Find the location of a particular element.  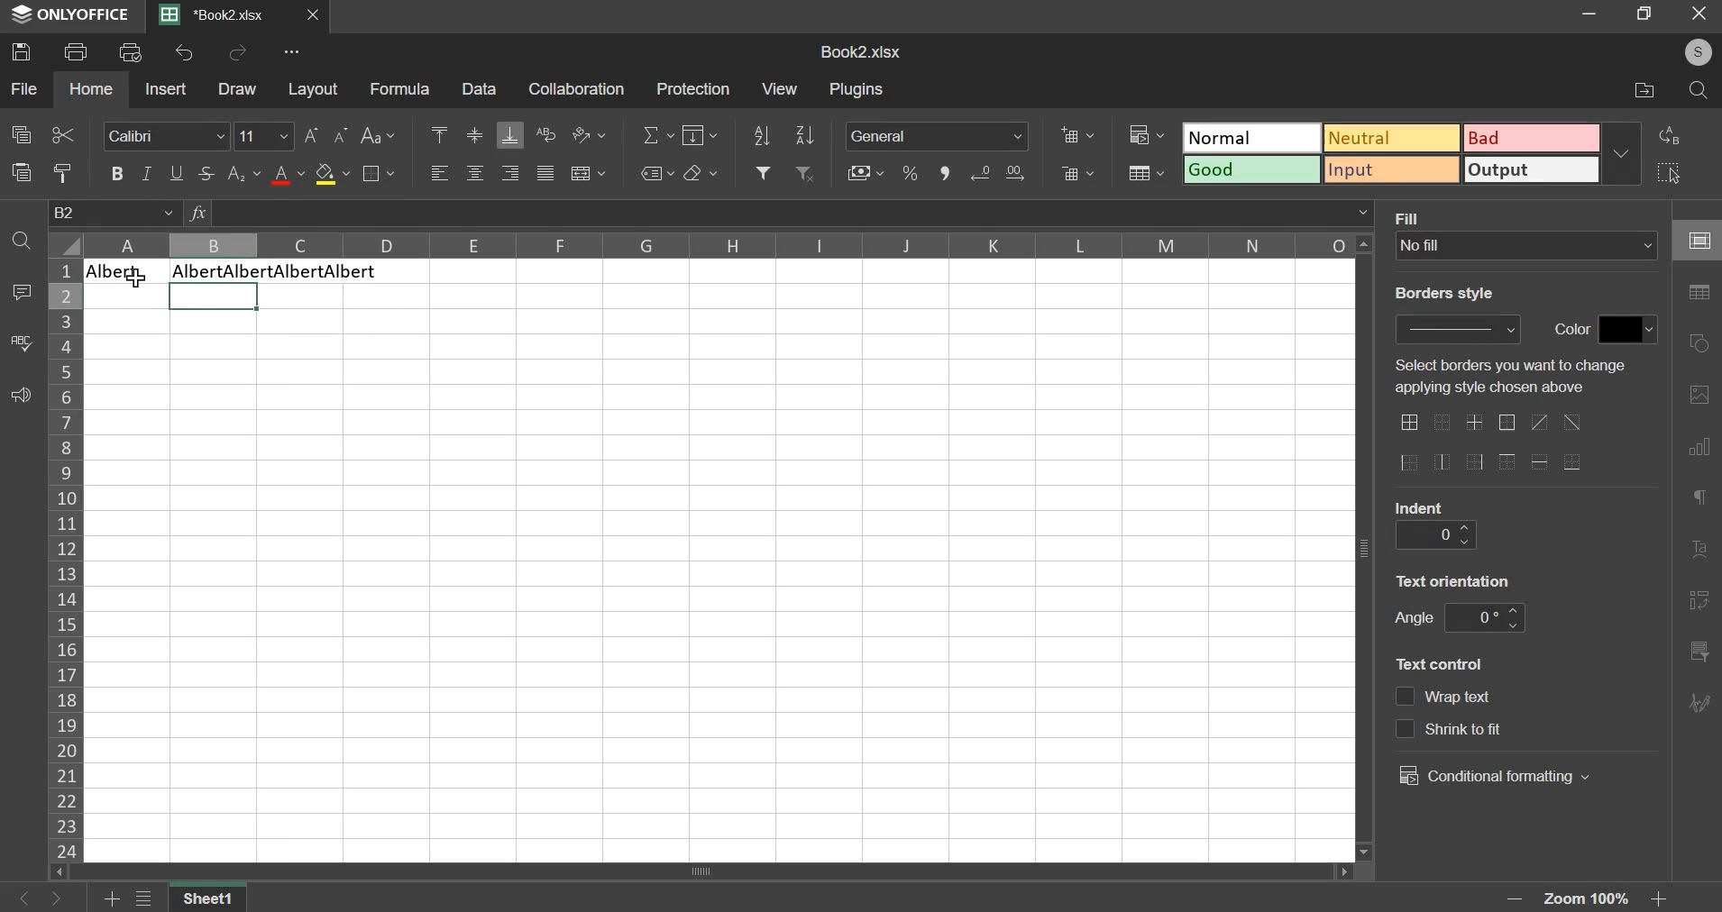

text is located at coordinates (1447, 667).